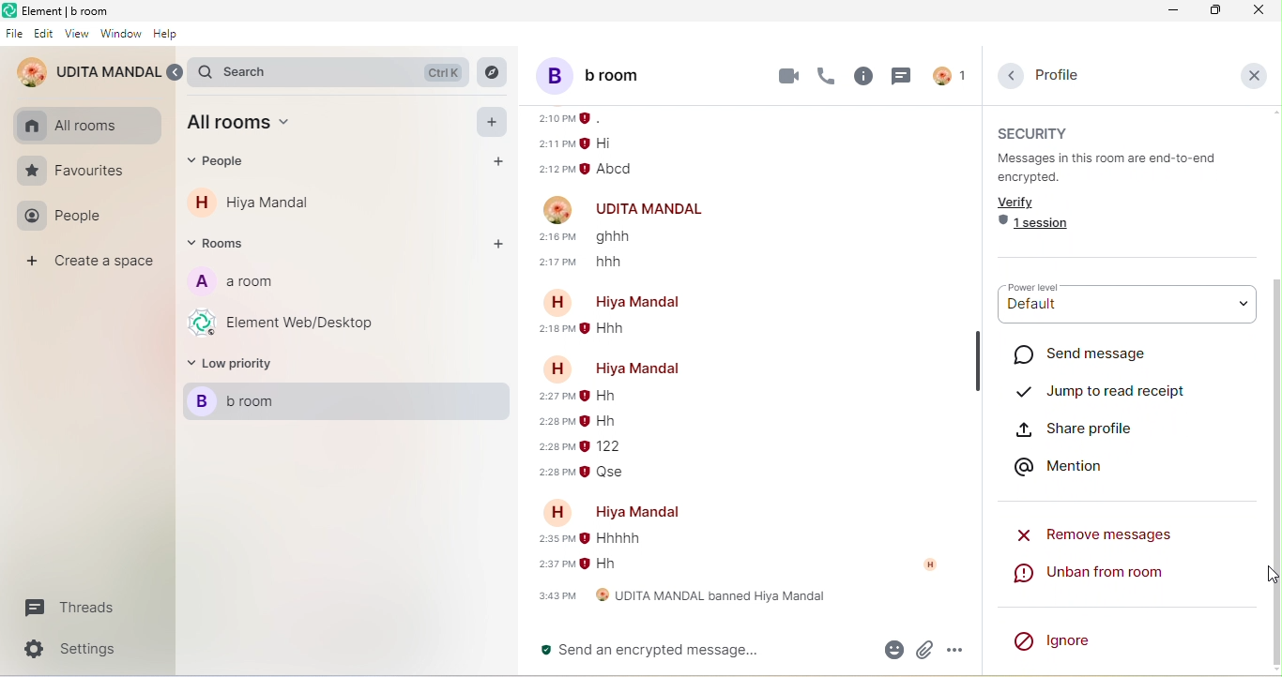  I want to click on minimize, so click(1171, 10).